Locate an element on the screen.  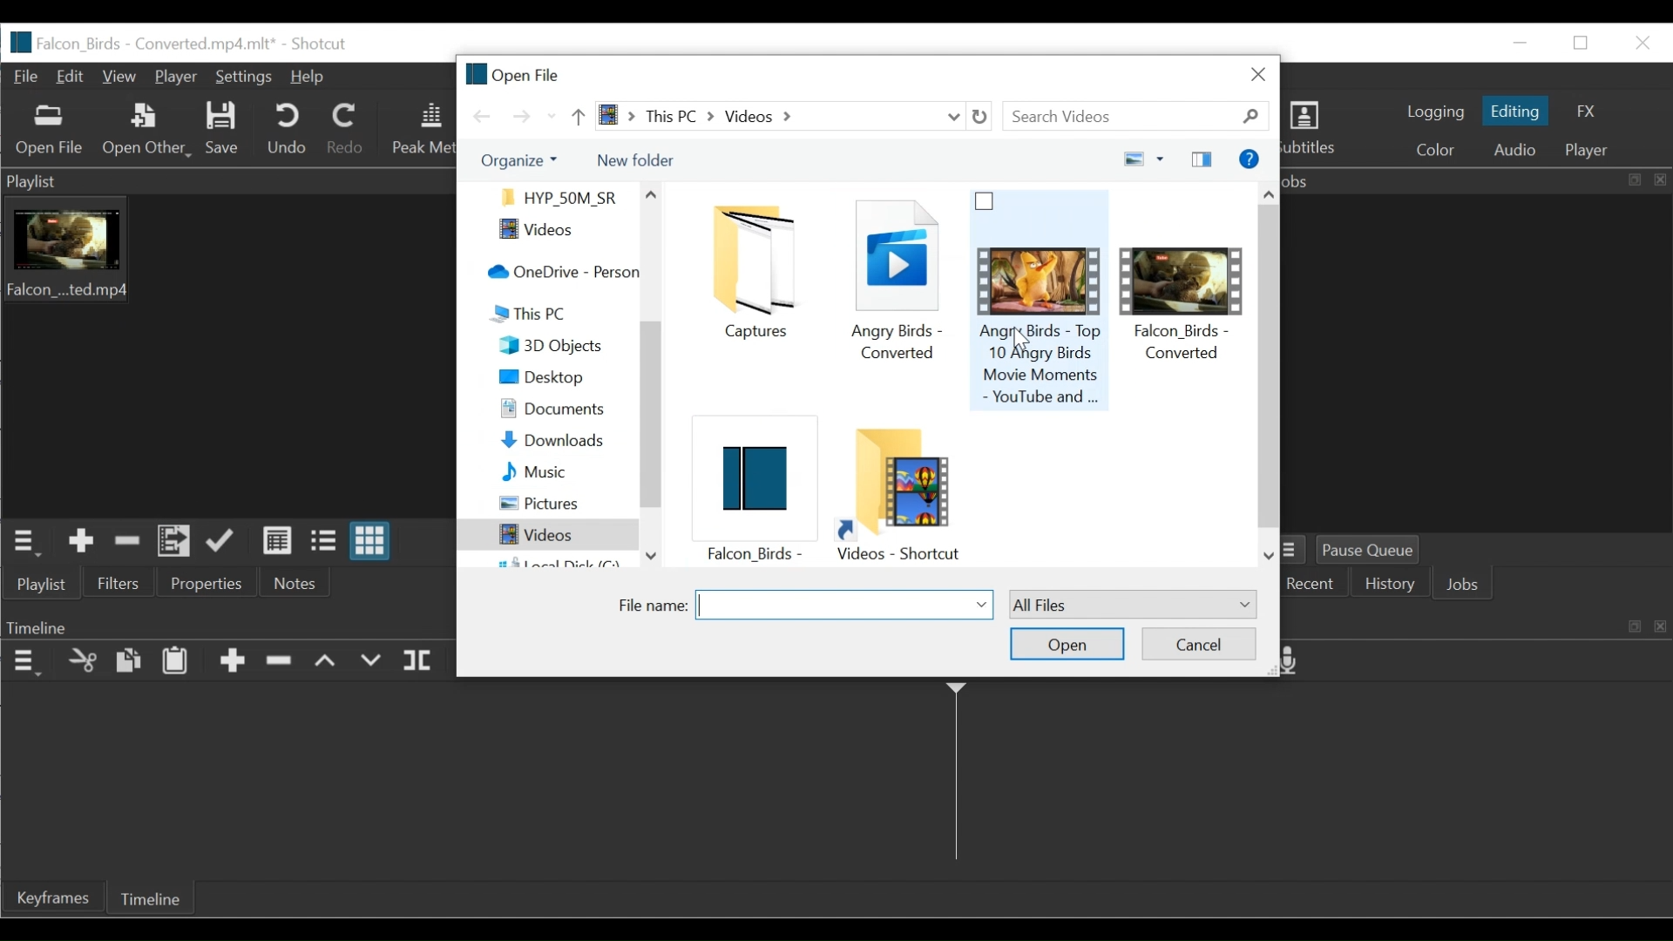
Timeline cursor is located at coordinates (955, 777).